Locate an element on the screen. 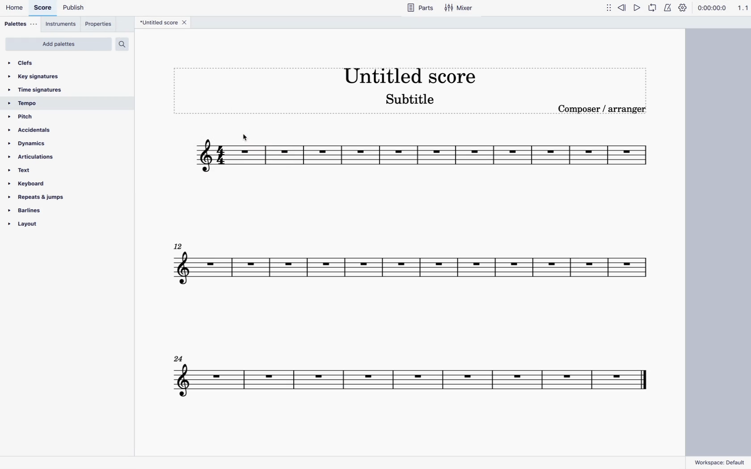  composer / arranger is located at coordinates (604, 112).